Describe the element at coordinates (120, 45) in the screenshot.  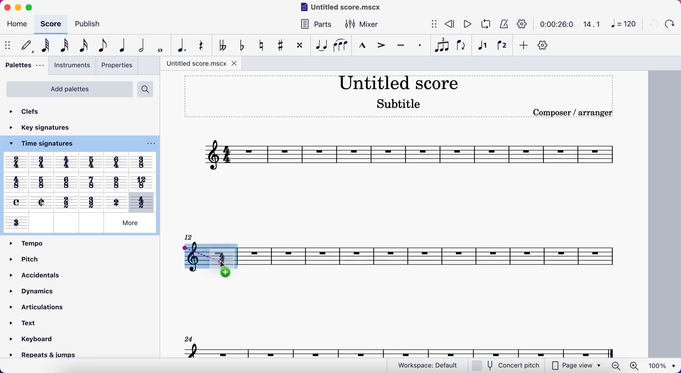
I see `quarter note` at that location.